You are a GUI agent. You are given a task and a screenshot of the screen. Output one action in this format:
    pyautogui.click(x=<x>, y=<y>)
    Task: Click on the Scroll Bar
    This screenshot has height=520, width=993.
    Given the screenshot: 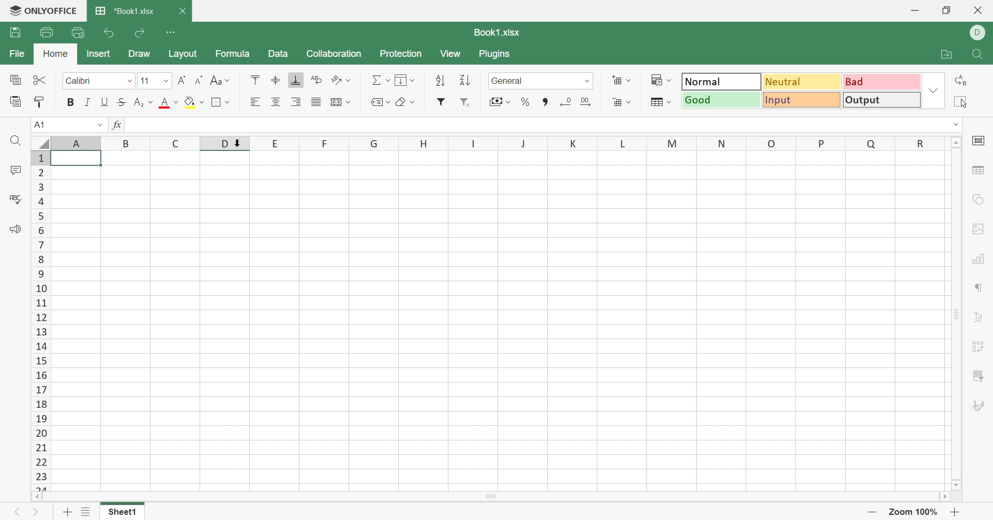 What is the action you would take?
    pyautogui.click(x=956, y=313)
    